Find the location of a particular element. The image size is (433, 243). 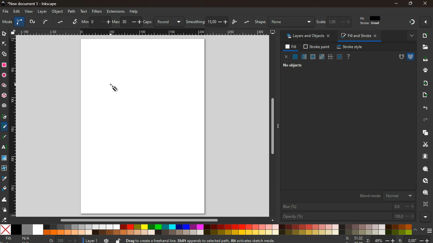

help is located at coordinates (348, 57).